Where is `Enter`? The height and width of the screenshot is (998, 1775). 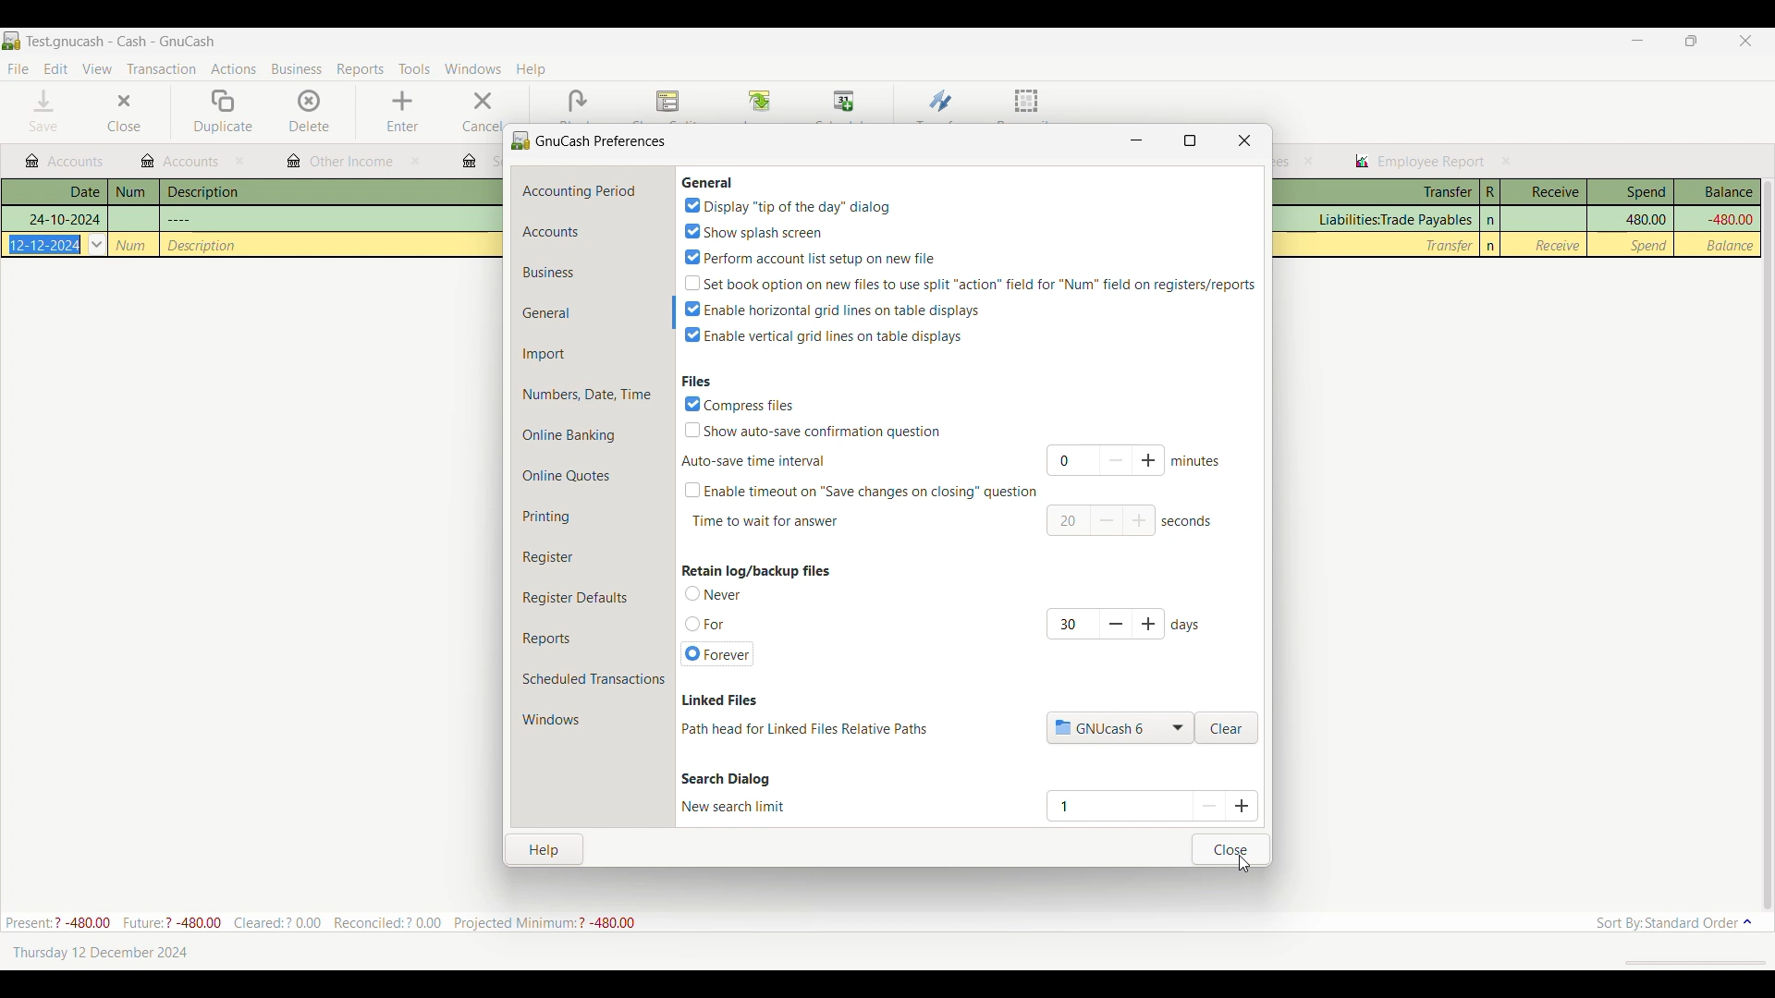 Enter is located at coordinates (401, 112).